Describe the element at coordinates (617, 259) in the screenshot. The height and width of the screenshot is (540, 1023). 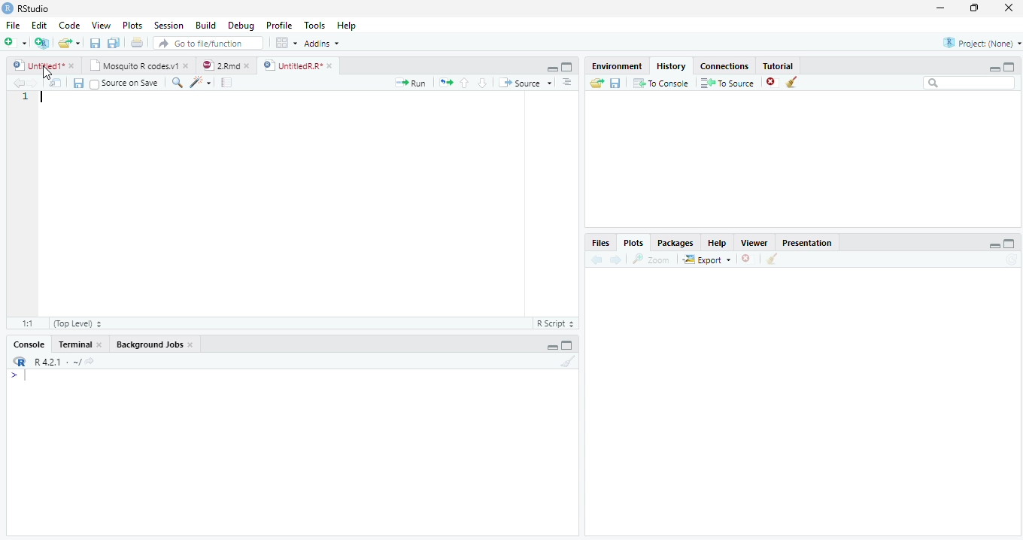
I see `Next` at that location.